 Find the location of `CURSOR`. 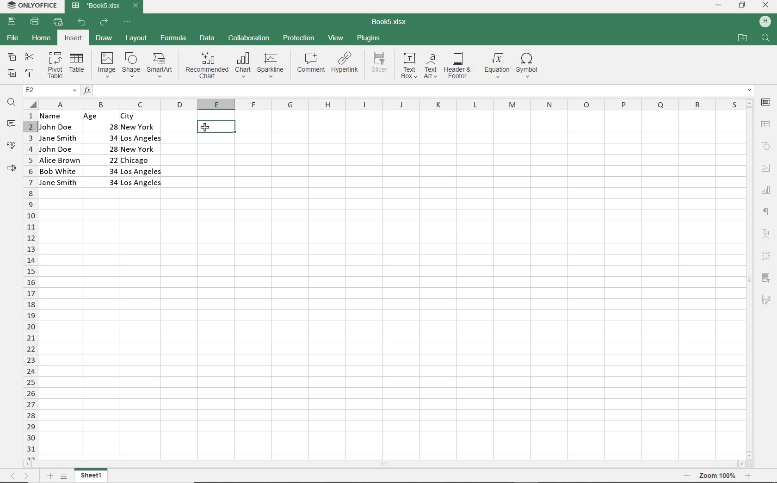

CURSOR is located at coordinates (205, 128).